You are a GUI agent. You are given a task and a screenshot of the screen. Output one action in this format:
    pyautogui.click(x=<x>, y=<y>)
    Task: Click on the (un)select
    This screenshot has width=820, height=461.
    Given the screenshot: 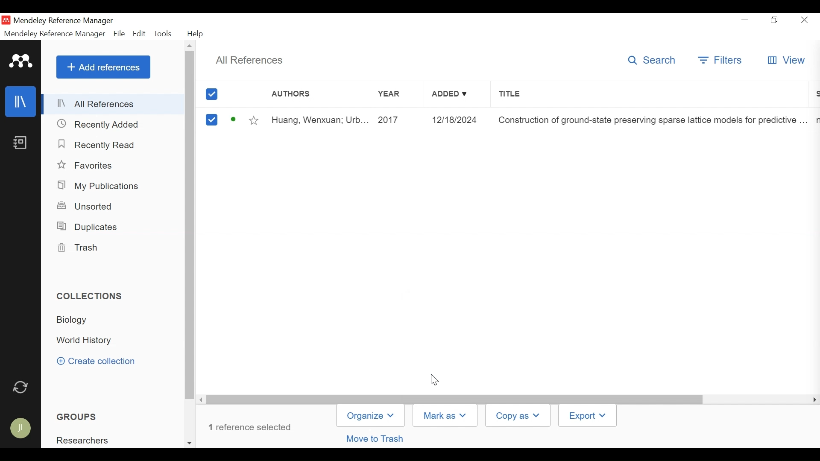 What is the action you would take?
    pyautogui.click(x=211, y=120)
    